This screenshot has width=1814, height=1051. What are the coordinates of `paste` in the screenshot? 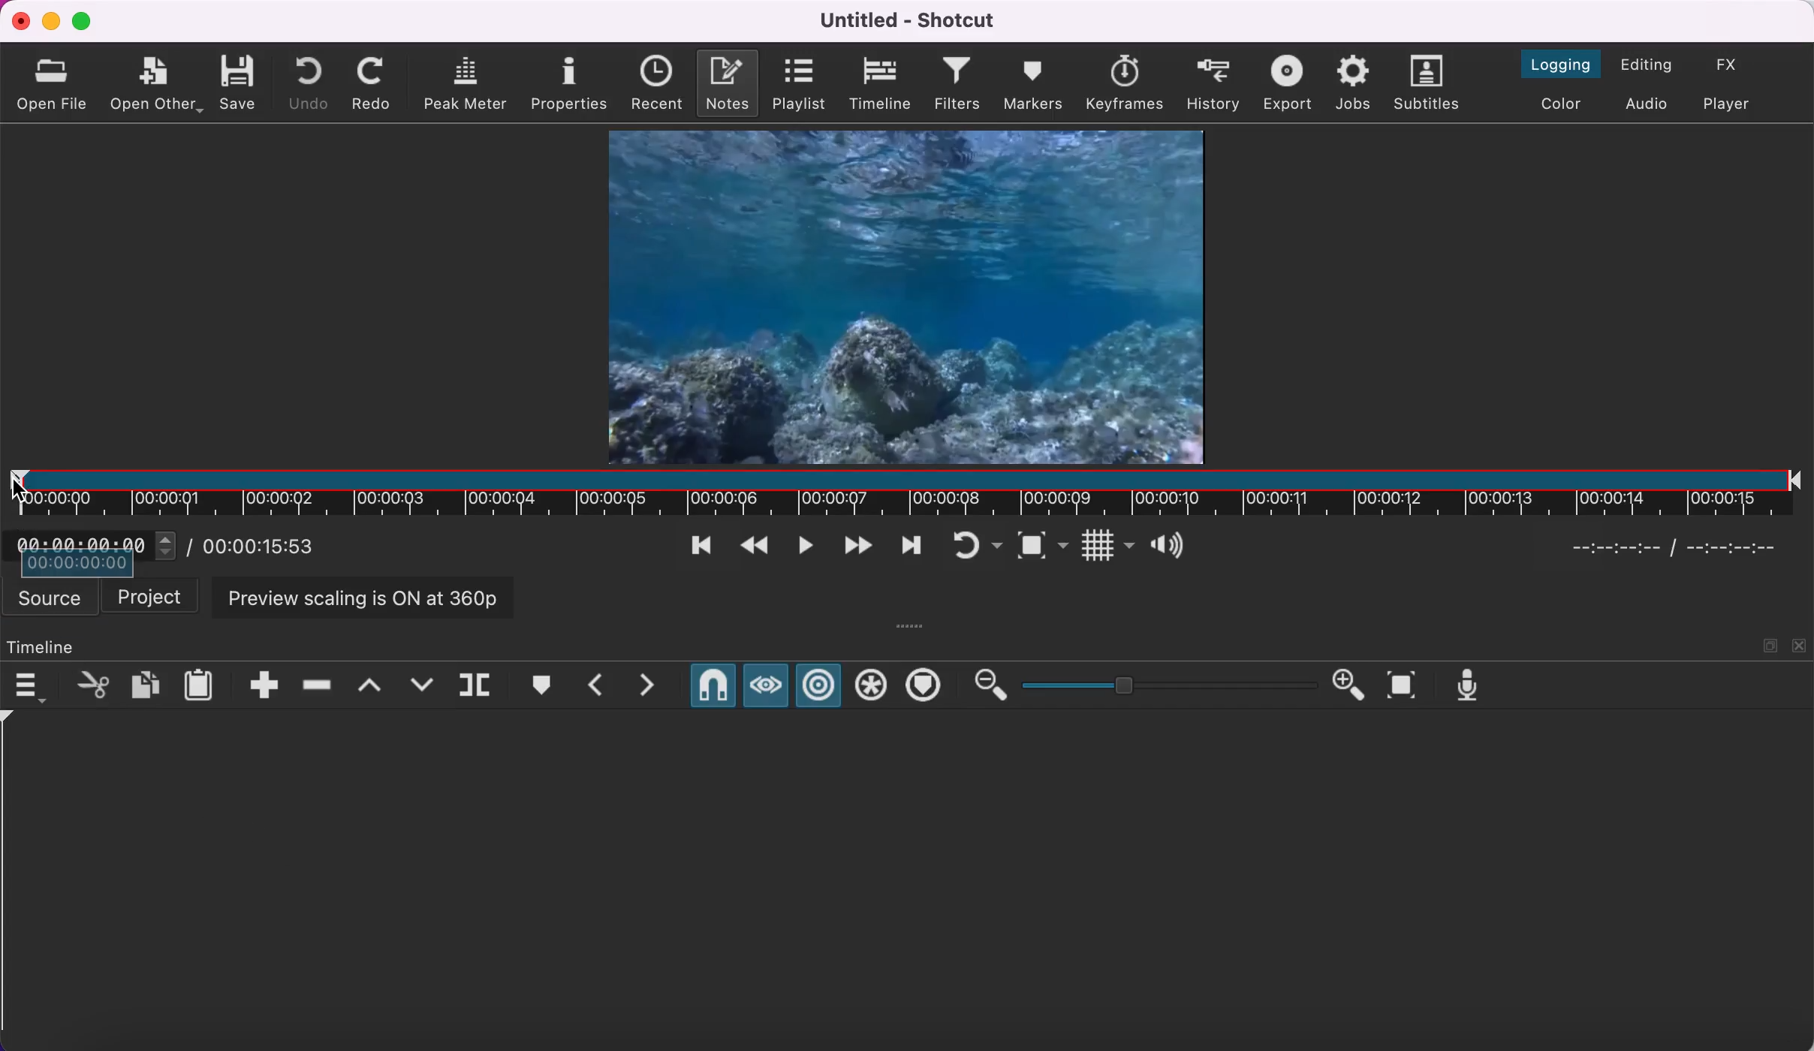 It's located at (201, 685).